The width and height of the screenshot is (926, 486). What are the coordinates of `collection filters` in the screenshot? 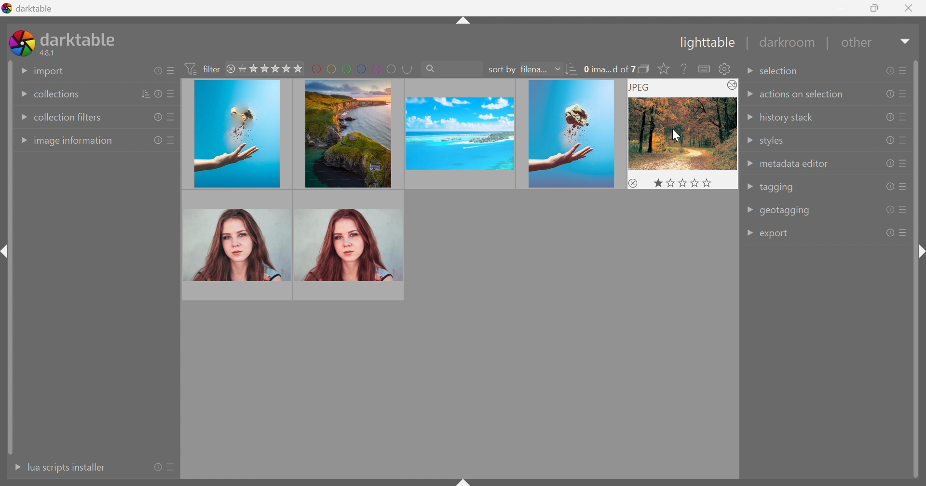 It's located at (68, 117).